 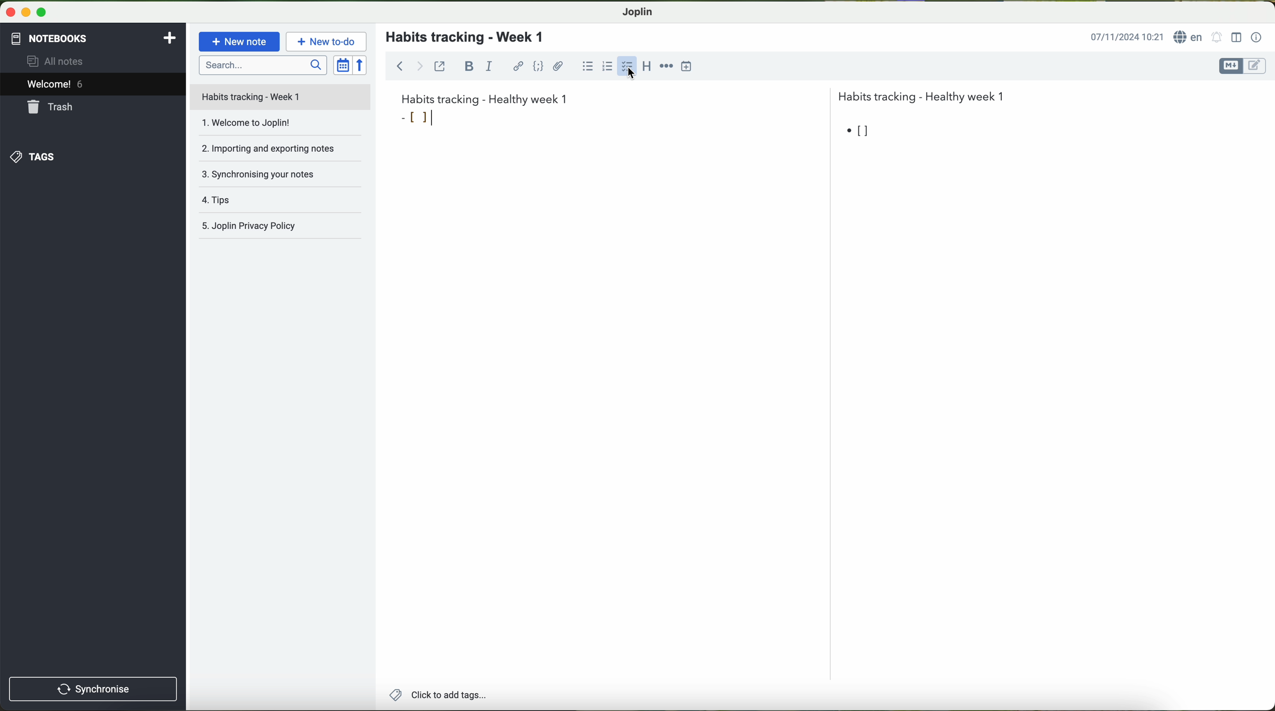 I want to click on forward, so click(x=420, y=66).